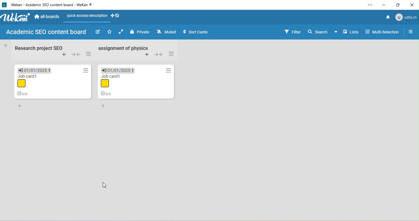 The image size is (419, 221). What do you see at coordinates (105, 185) in the screenshot?
I see `cursor movement` at bounding box center [105, 185].